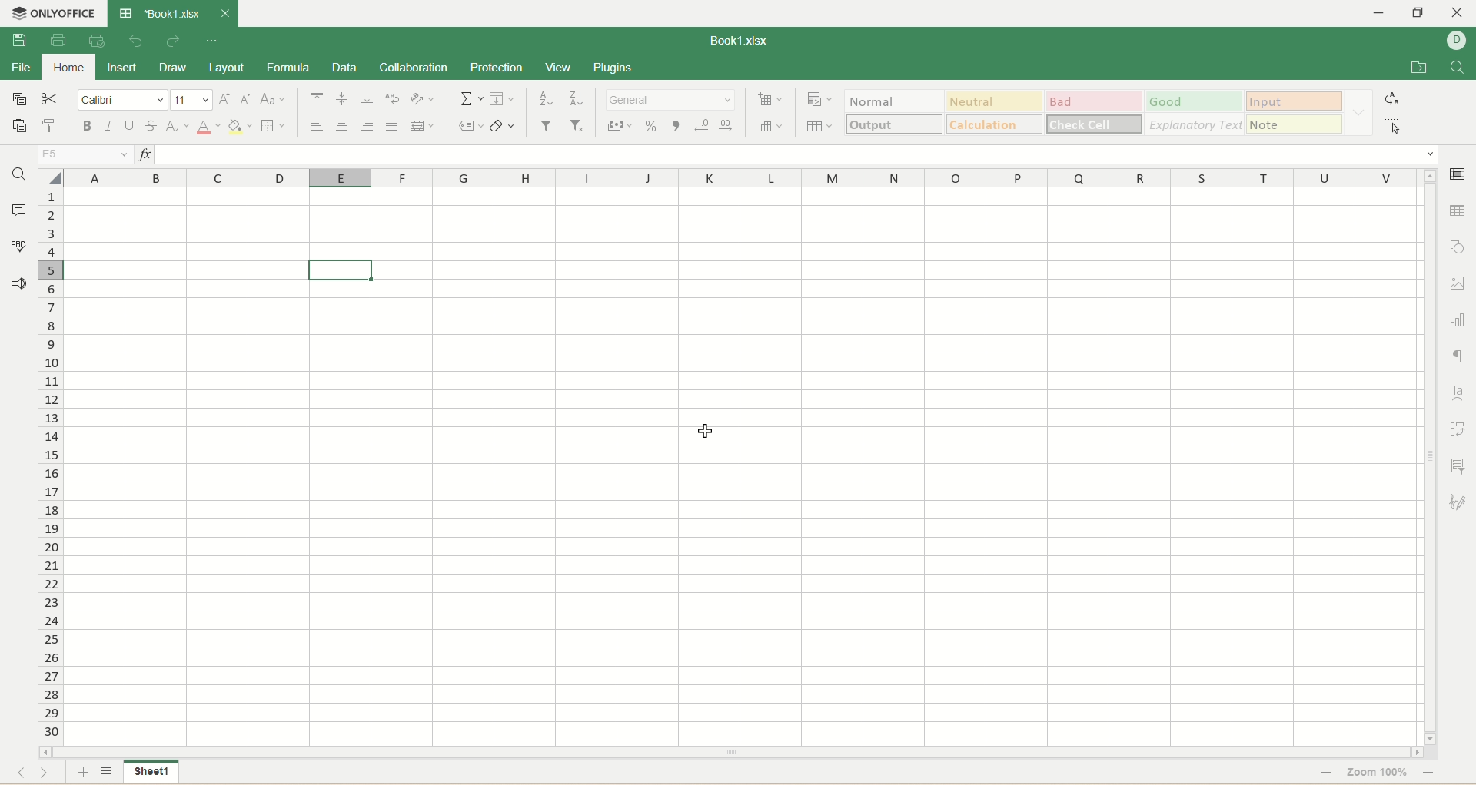 The height and width of the screenshot is (785, 1476). What do you see at coordinates (502, 98) in the screenshot?
I see `fill` at bounding box center [502, 98].